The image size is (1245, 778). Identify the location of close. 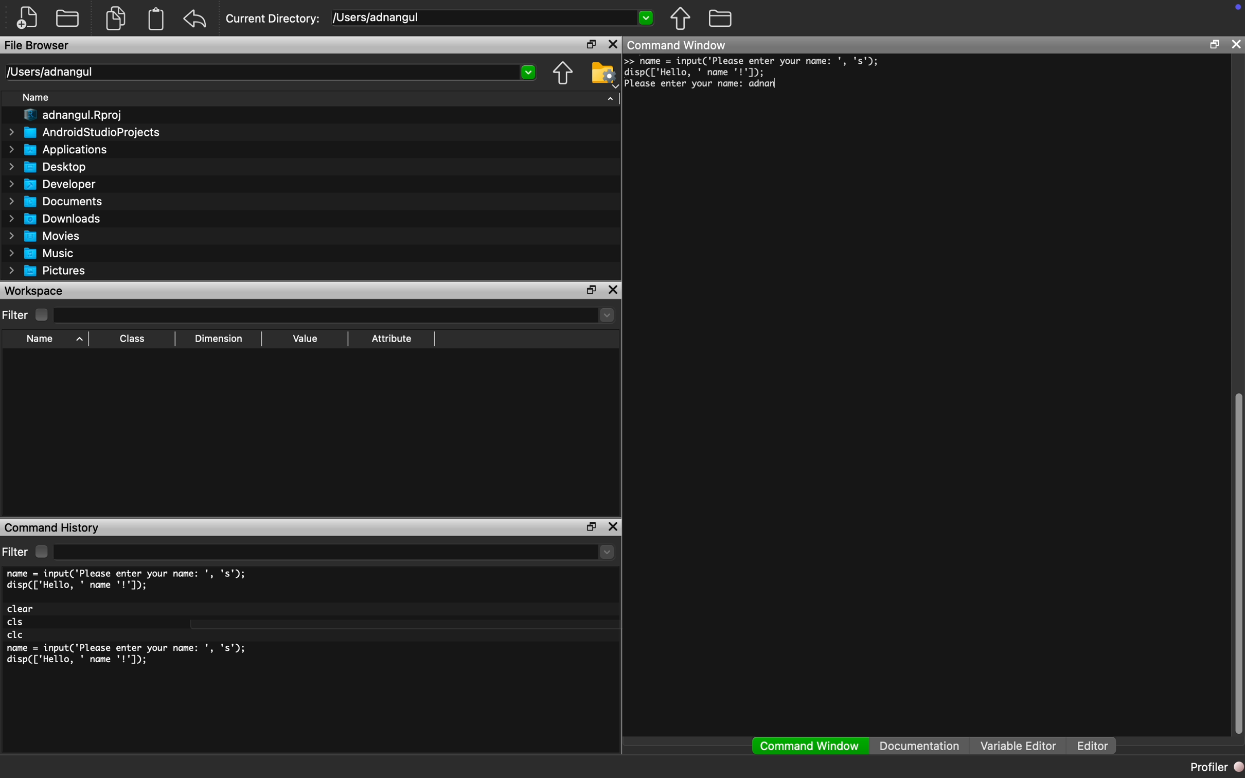
(613, 290).